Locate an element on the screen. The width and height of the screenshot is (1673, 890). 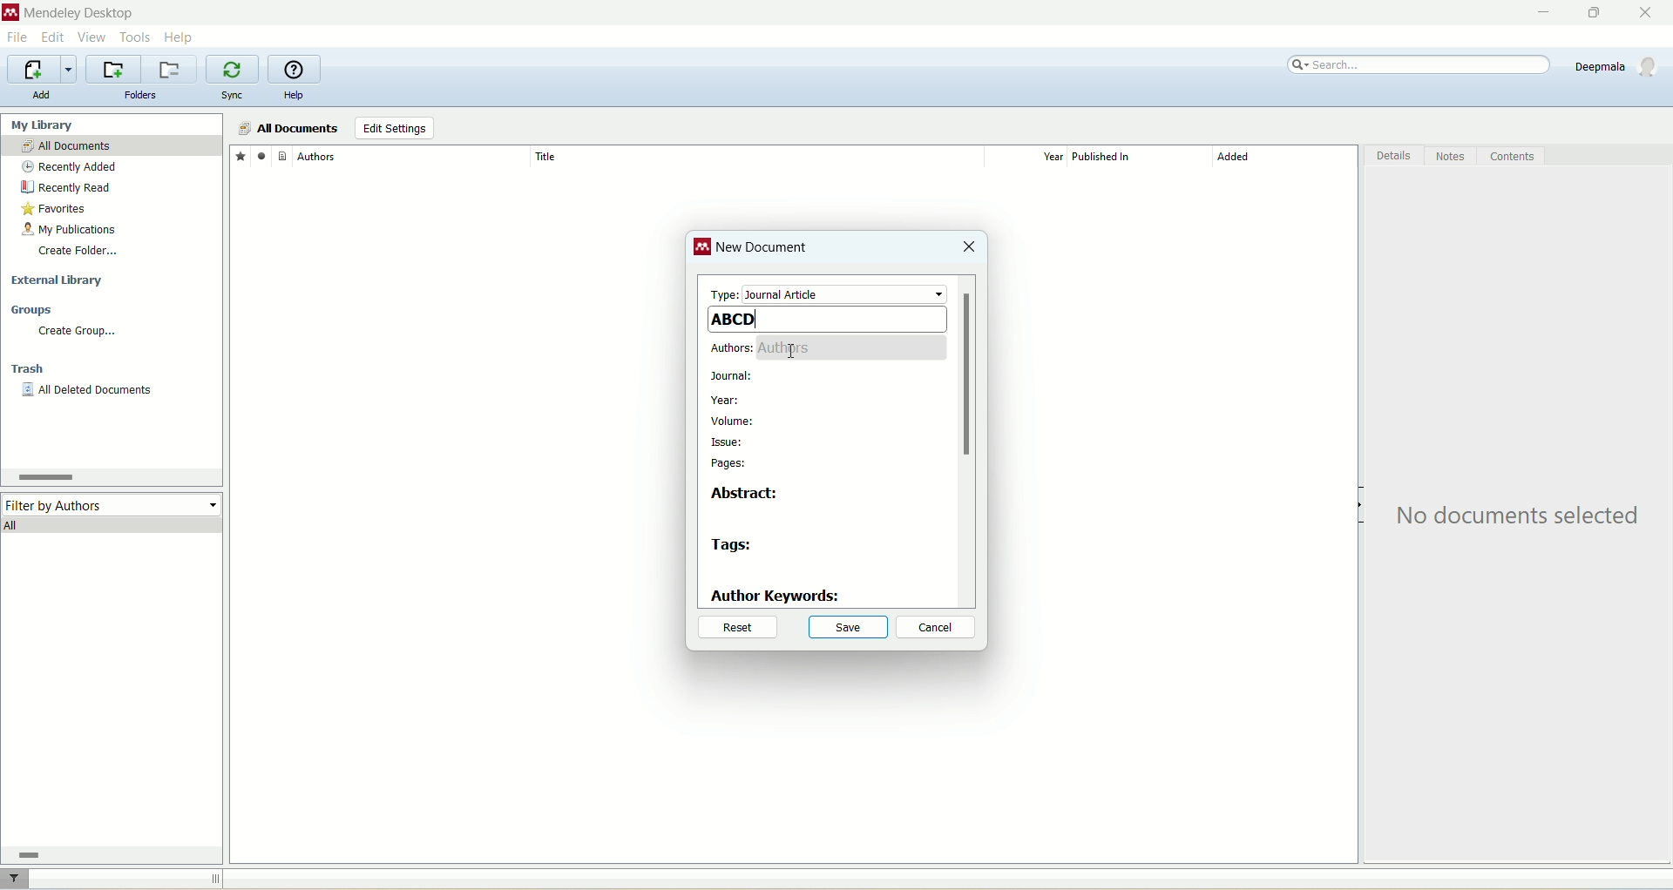
read/unread is located at coordinates (259, 155).